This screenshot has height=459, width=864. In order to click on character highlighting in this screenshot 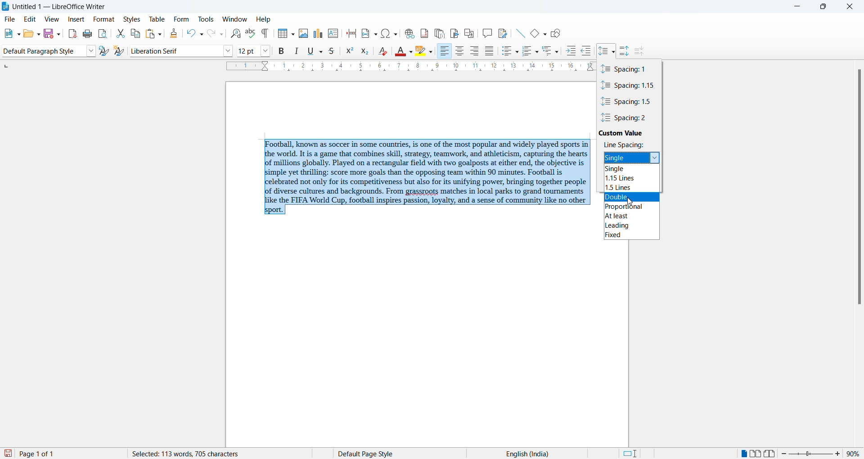, I will do `click(422, 51)`.